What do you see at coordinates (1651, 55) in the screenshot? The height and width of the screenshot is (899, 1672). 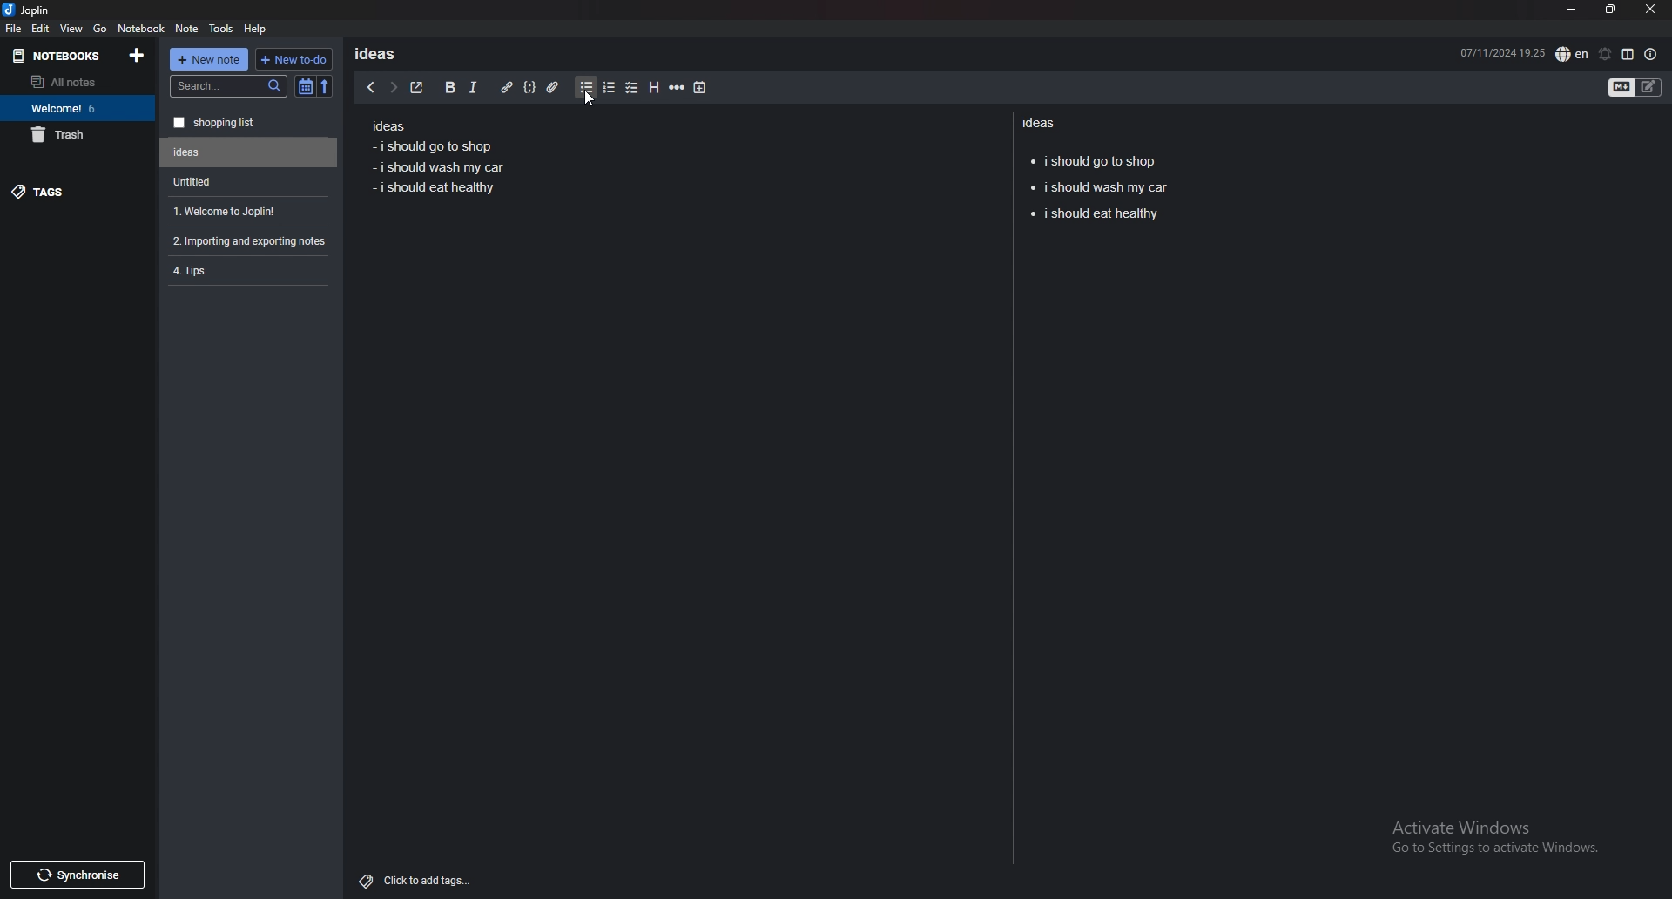 I see `note properties` at bounding box center [1651, 55].